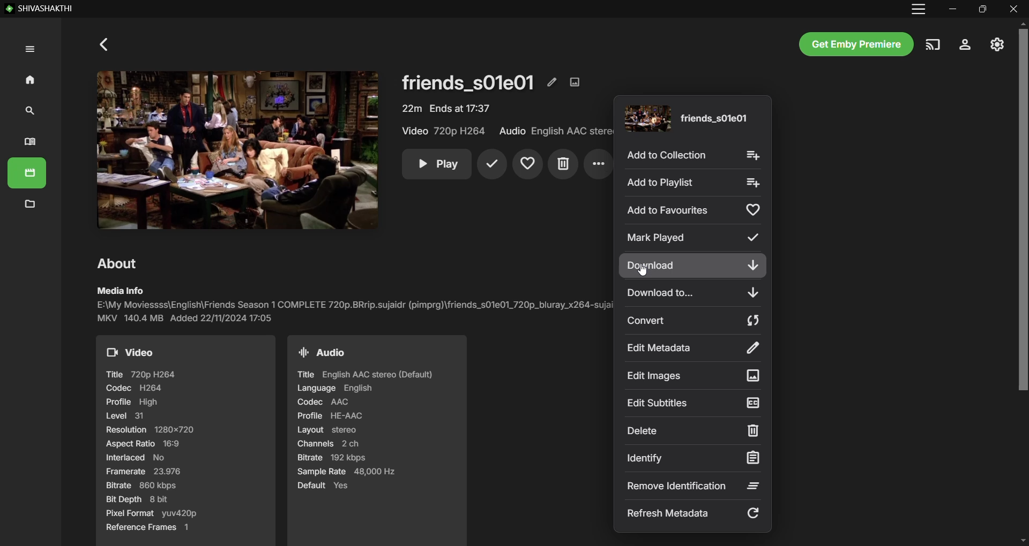 The height and width of the screenshot is (546, 1029). What do you see at coordinates (997, 44) in the screenshot?
I see `Manage Emby Server` at bounding box center [997, 44].